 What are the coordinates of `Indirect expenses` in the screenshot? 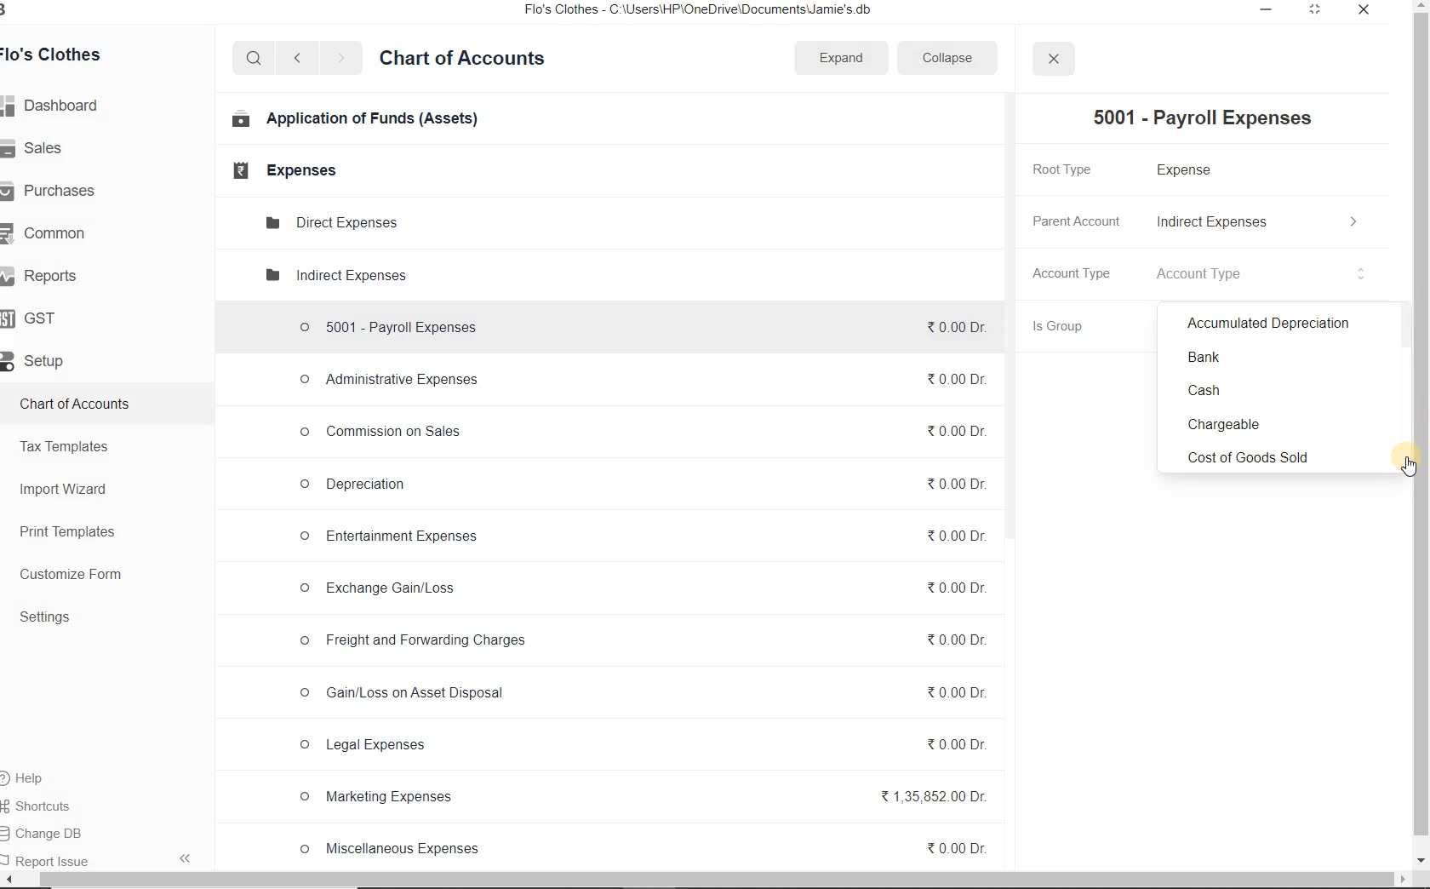 It's located at (334, 275).